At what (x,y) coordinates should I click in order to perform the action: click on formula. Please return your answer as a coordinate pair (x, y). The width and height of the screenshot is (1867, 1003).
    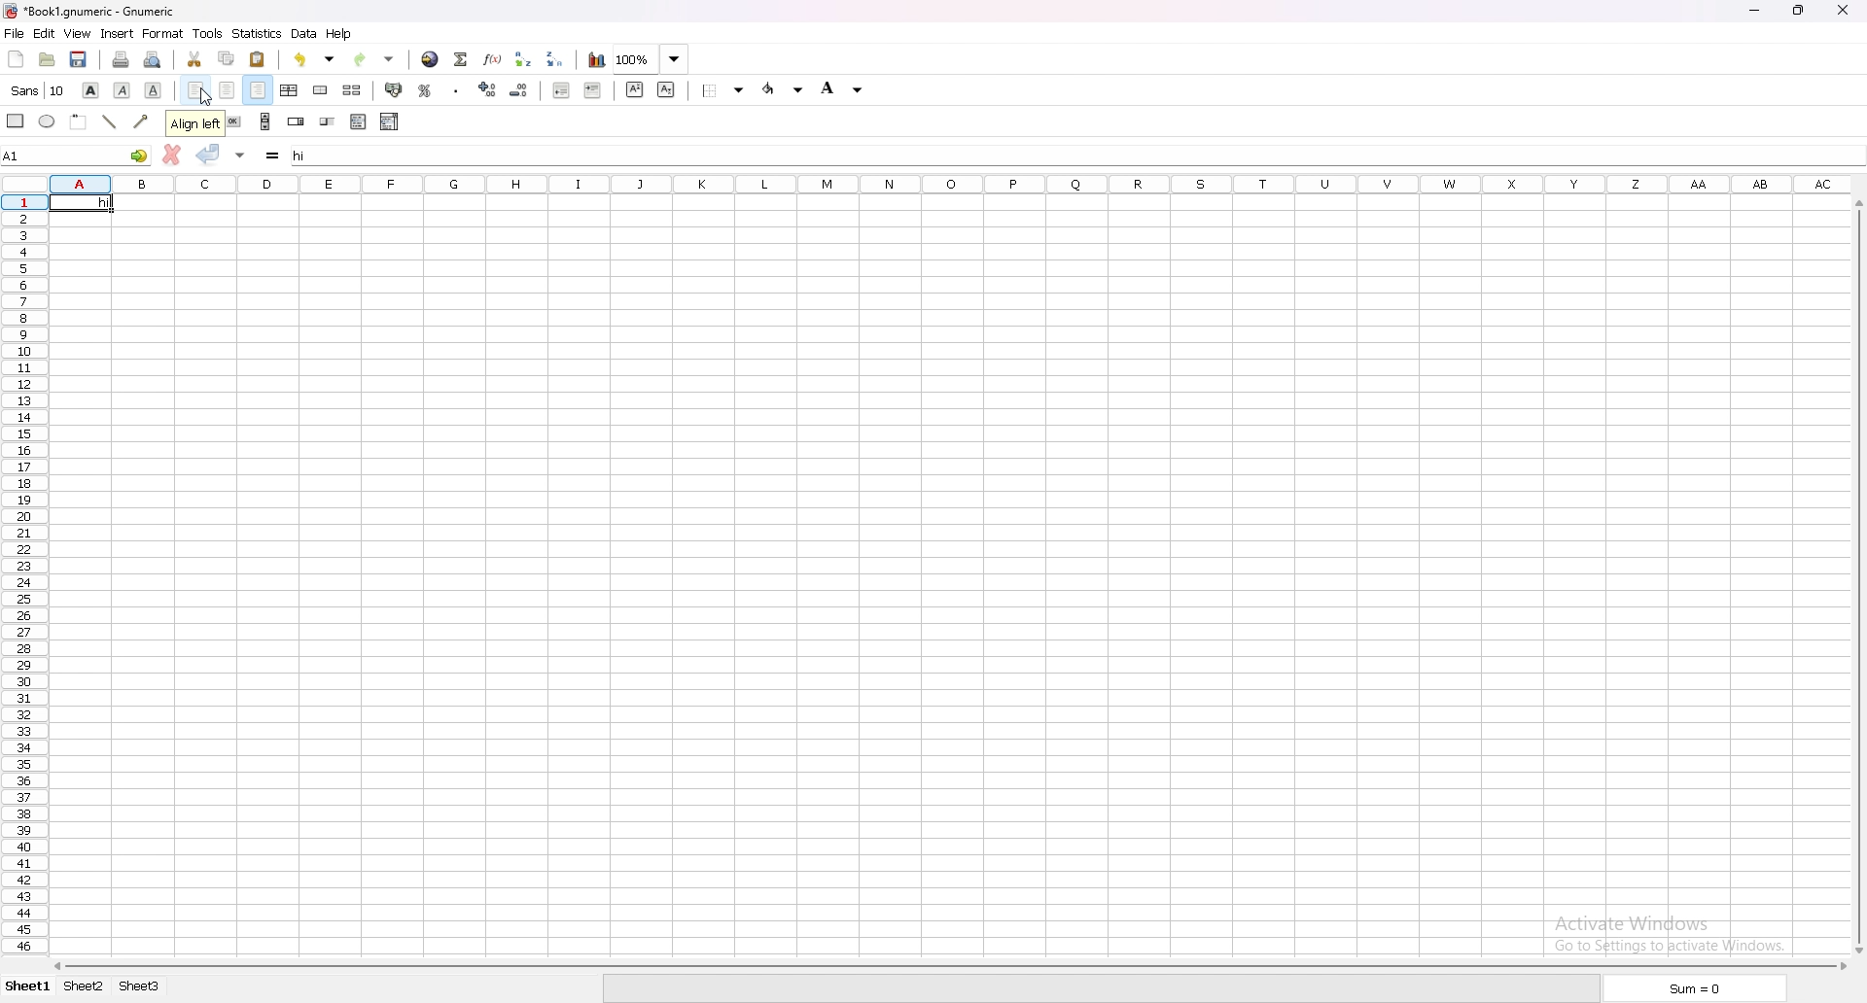
    Looking at the image, I should click on (275, 156).